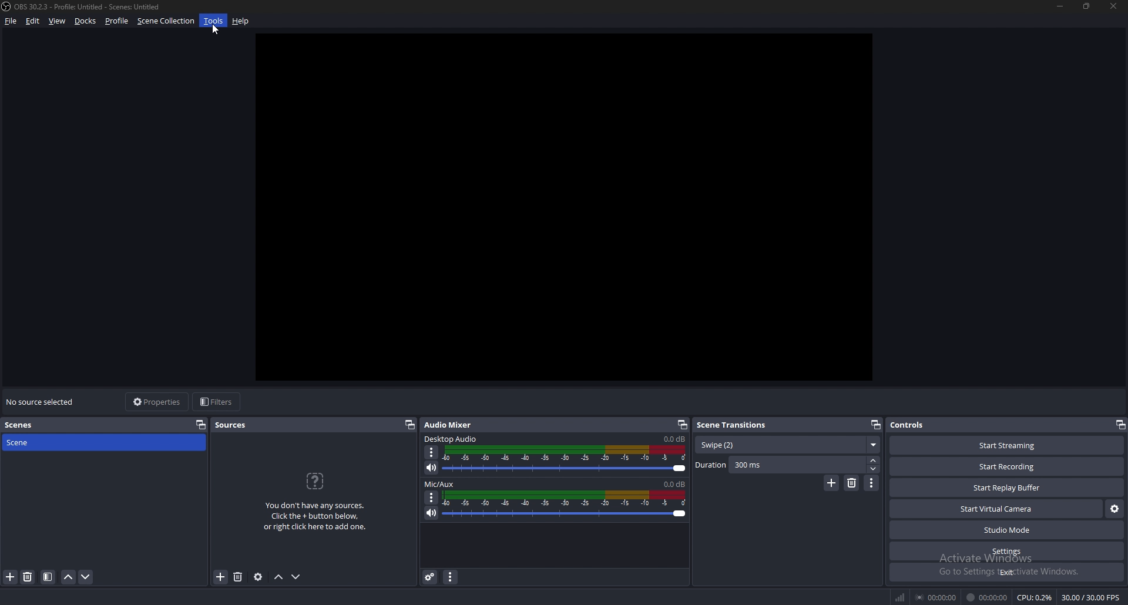 This screenshot has height=605, width=1128. I want to click on filters, so click(218, 401).